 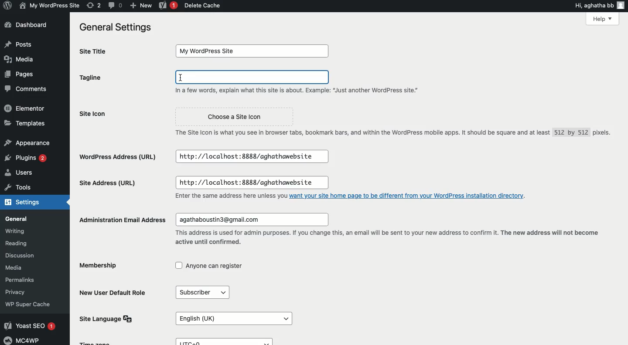 What do you see at coordinates (27, 107) in the screenshot?
I see `Elementor` at bounding box center [27, 107].